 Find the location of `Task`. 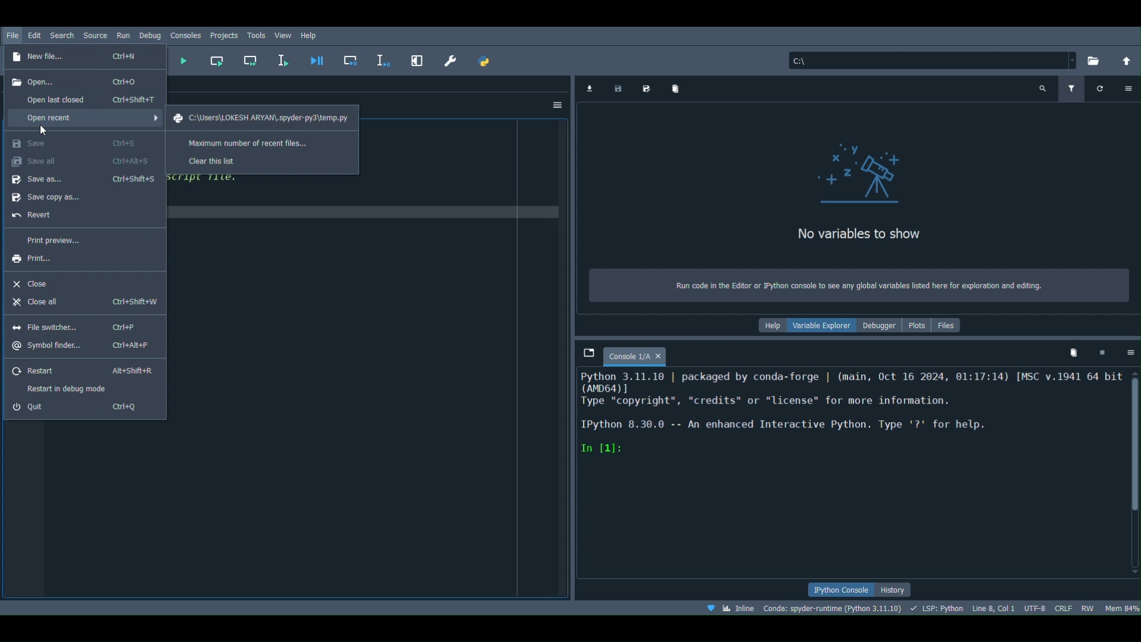

Task is located at coordinates (259, 34).